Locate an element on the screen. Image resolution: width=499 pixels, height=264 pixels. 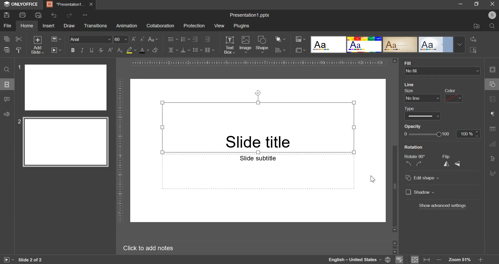
line size is located at coordinates (422, 95).